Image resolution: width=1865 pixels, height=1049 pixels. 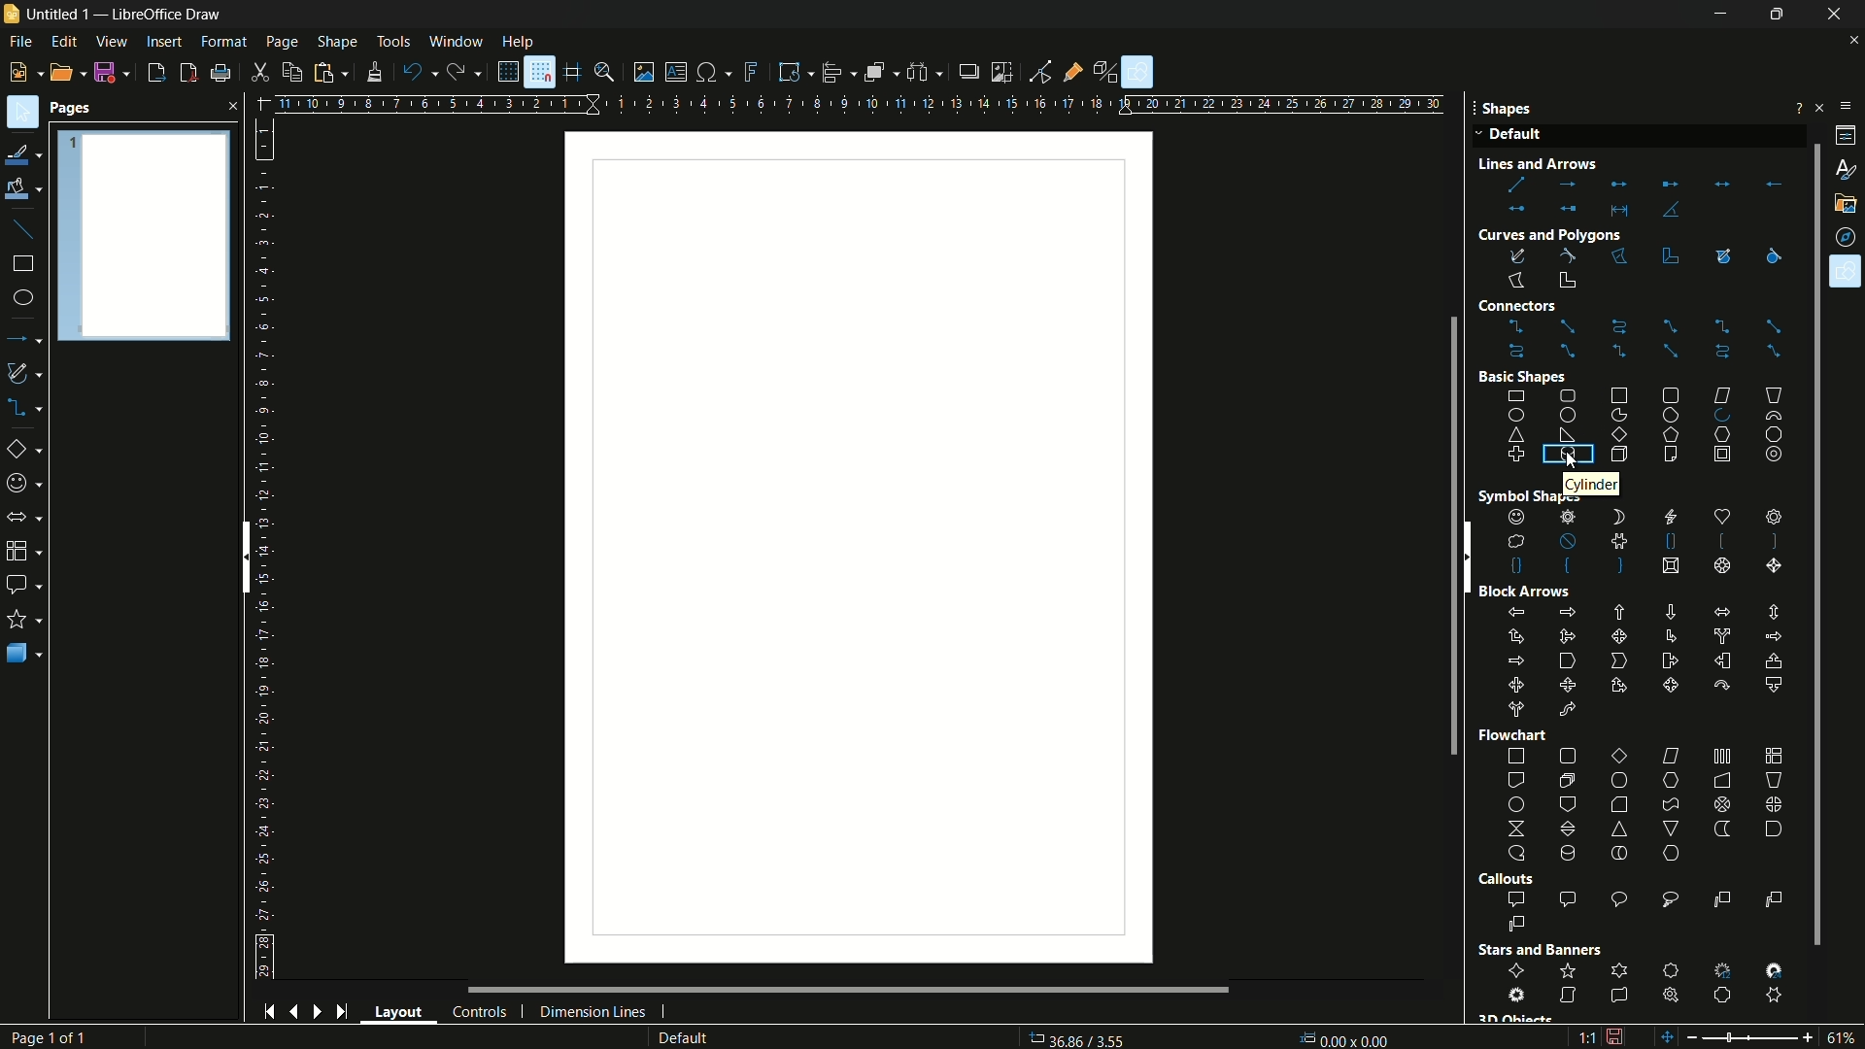 I want to click on print, so click(x=219, y=74).